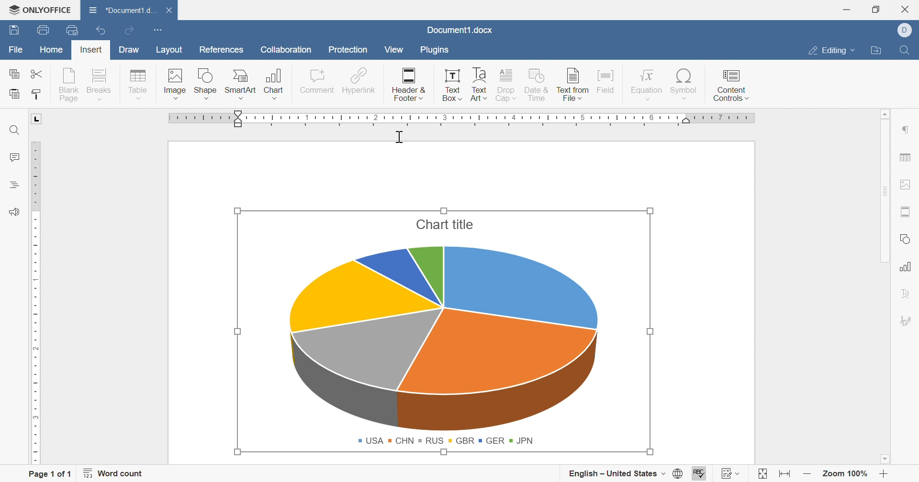 The height and width of the screenshot is (482, 919). Describe the element at coordinates (13, 185) in the screenshot. I see `Spell Checking` at that location.